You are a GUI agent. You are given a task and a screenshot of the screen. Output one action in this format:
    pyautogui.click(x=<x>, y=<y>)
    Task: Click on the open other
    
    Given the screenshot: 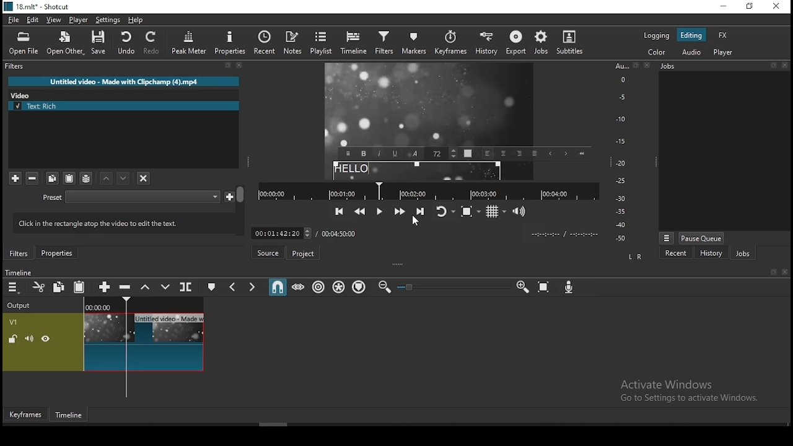 What is the action you would take?
    pyautogui.click(x=64, y=43)
    